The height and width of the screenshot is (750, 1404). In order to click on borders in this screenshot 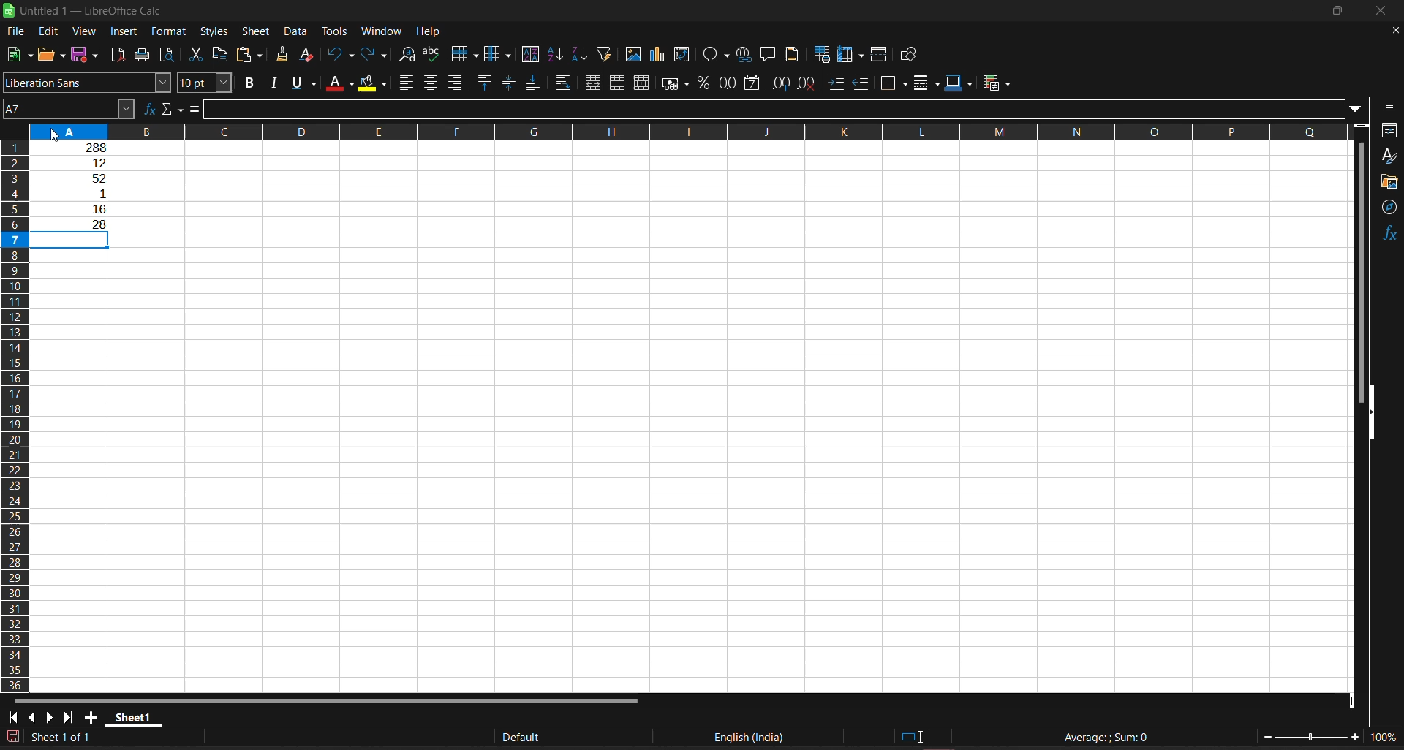, I will do `click(893, 83)`.